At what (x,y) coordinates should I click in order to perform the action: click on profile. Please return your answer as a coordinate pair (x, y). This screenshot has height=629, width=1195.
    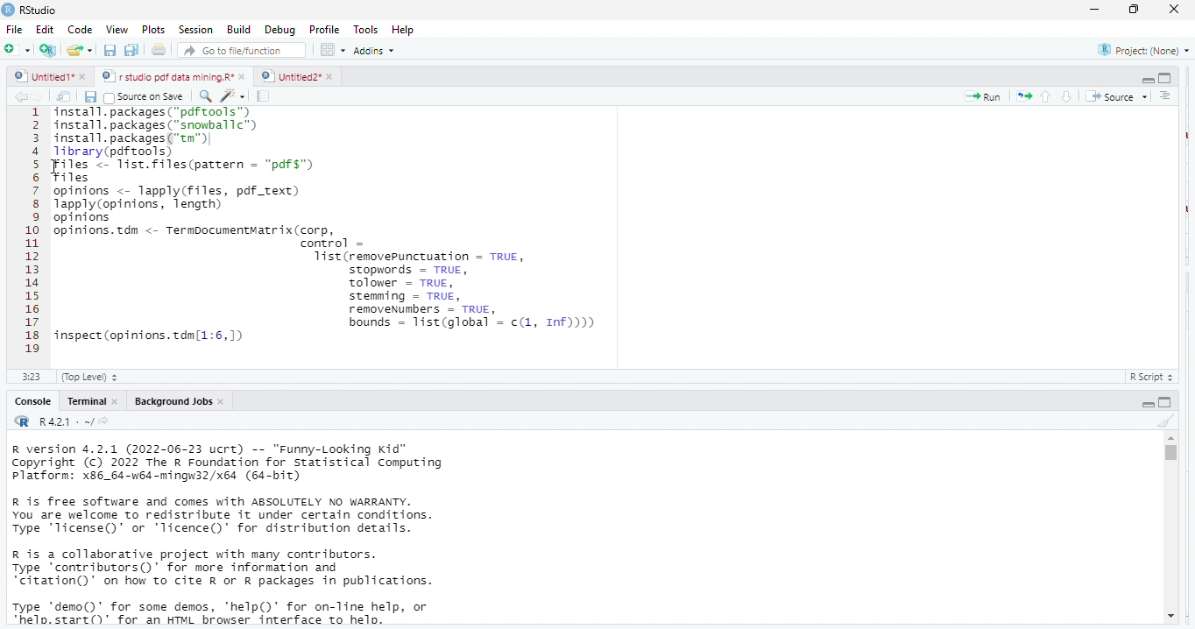
    Looking at the image, I should click on (324, 28).